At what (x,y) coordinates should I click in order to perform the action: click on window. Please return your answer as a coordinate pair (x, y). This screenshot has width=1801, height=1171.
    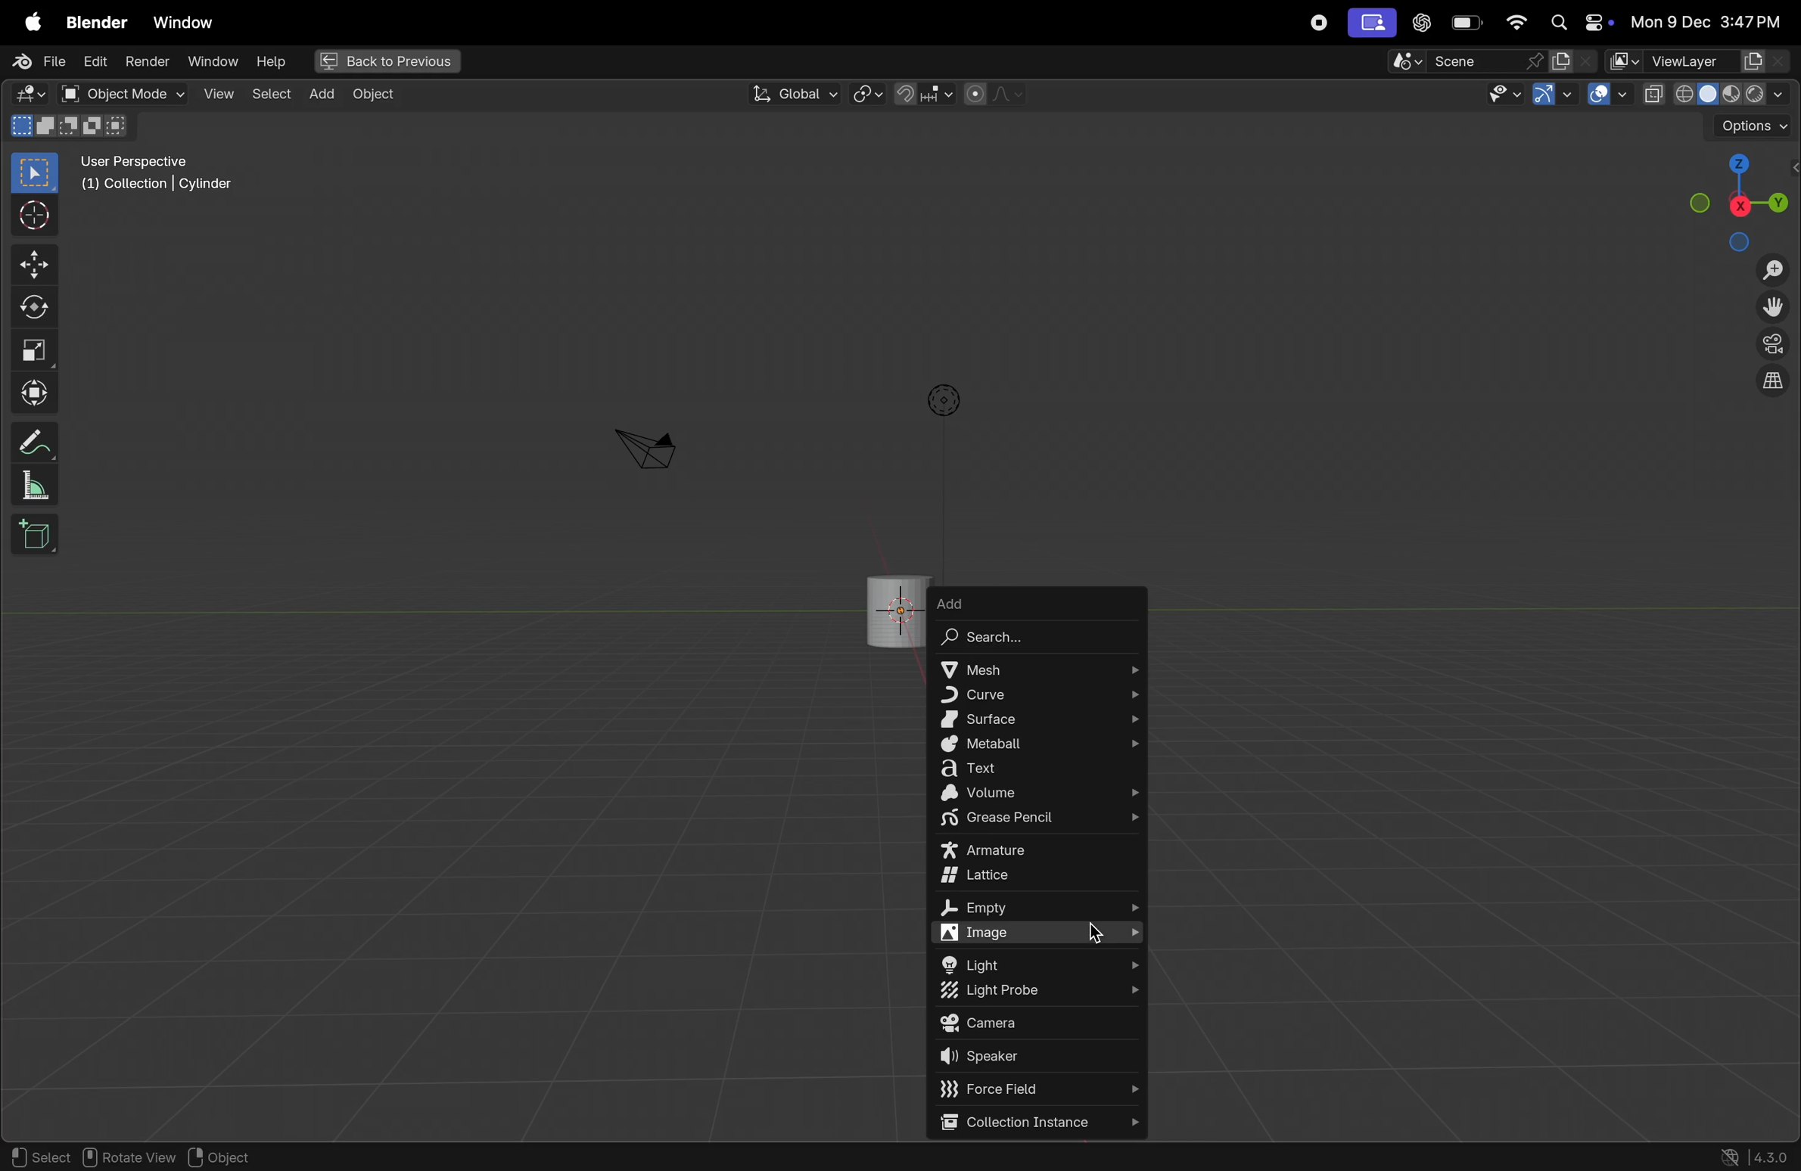
    Looking at the image, I should click on (211, 63).